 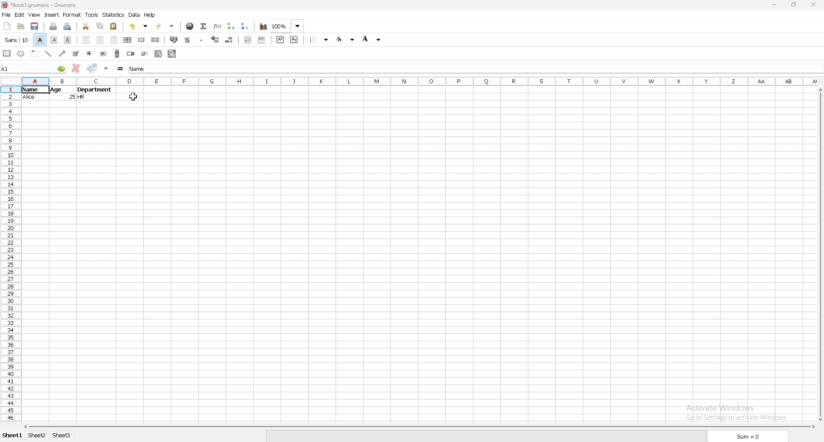 What do you see at coordinates (92, 15) in the screenshot?
I see `tools` at bounding box center [92, 15].